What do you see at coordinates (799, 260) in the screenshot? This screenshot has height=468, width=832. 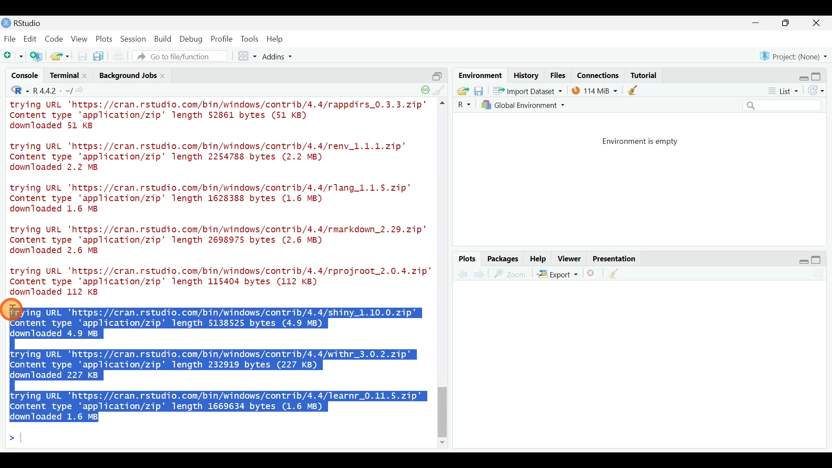 I see `Restore down` at bounding box center [799, 260].